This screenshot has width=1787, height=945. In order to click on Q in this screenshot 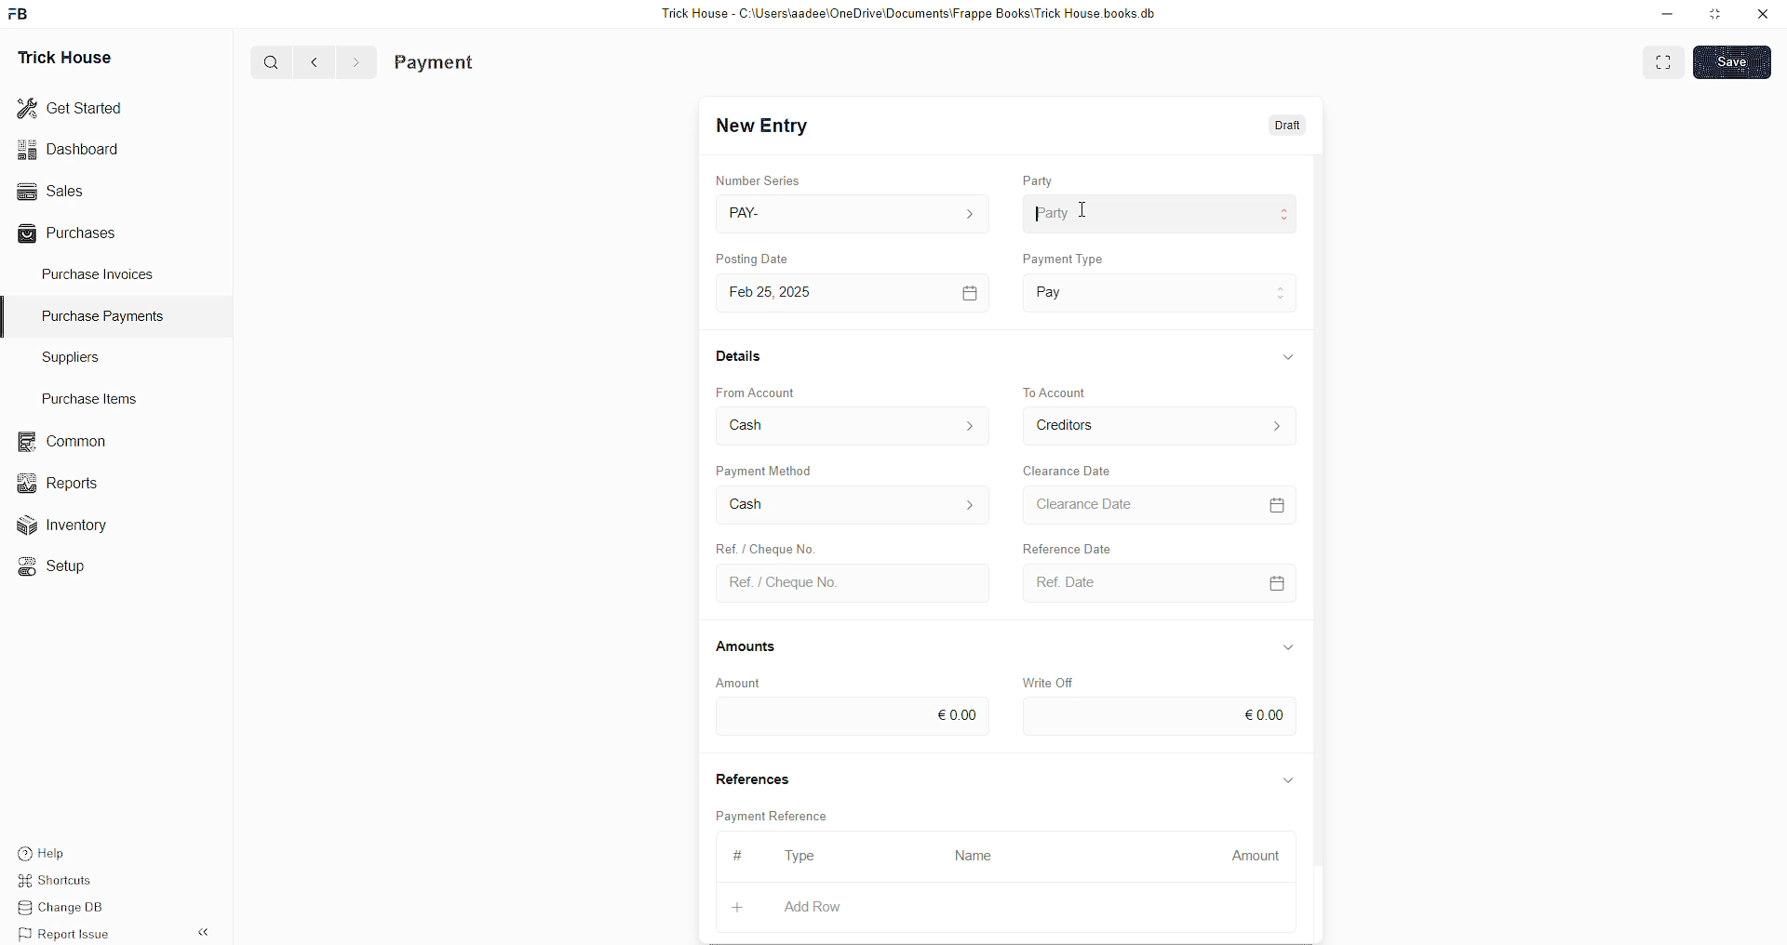, I will do `click(264, 60)`.